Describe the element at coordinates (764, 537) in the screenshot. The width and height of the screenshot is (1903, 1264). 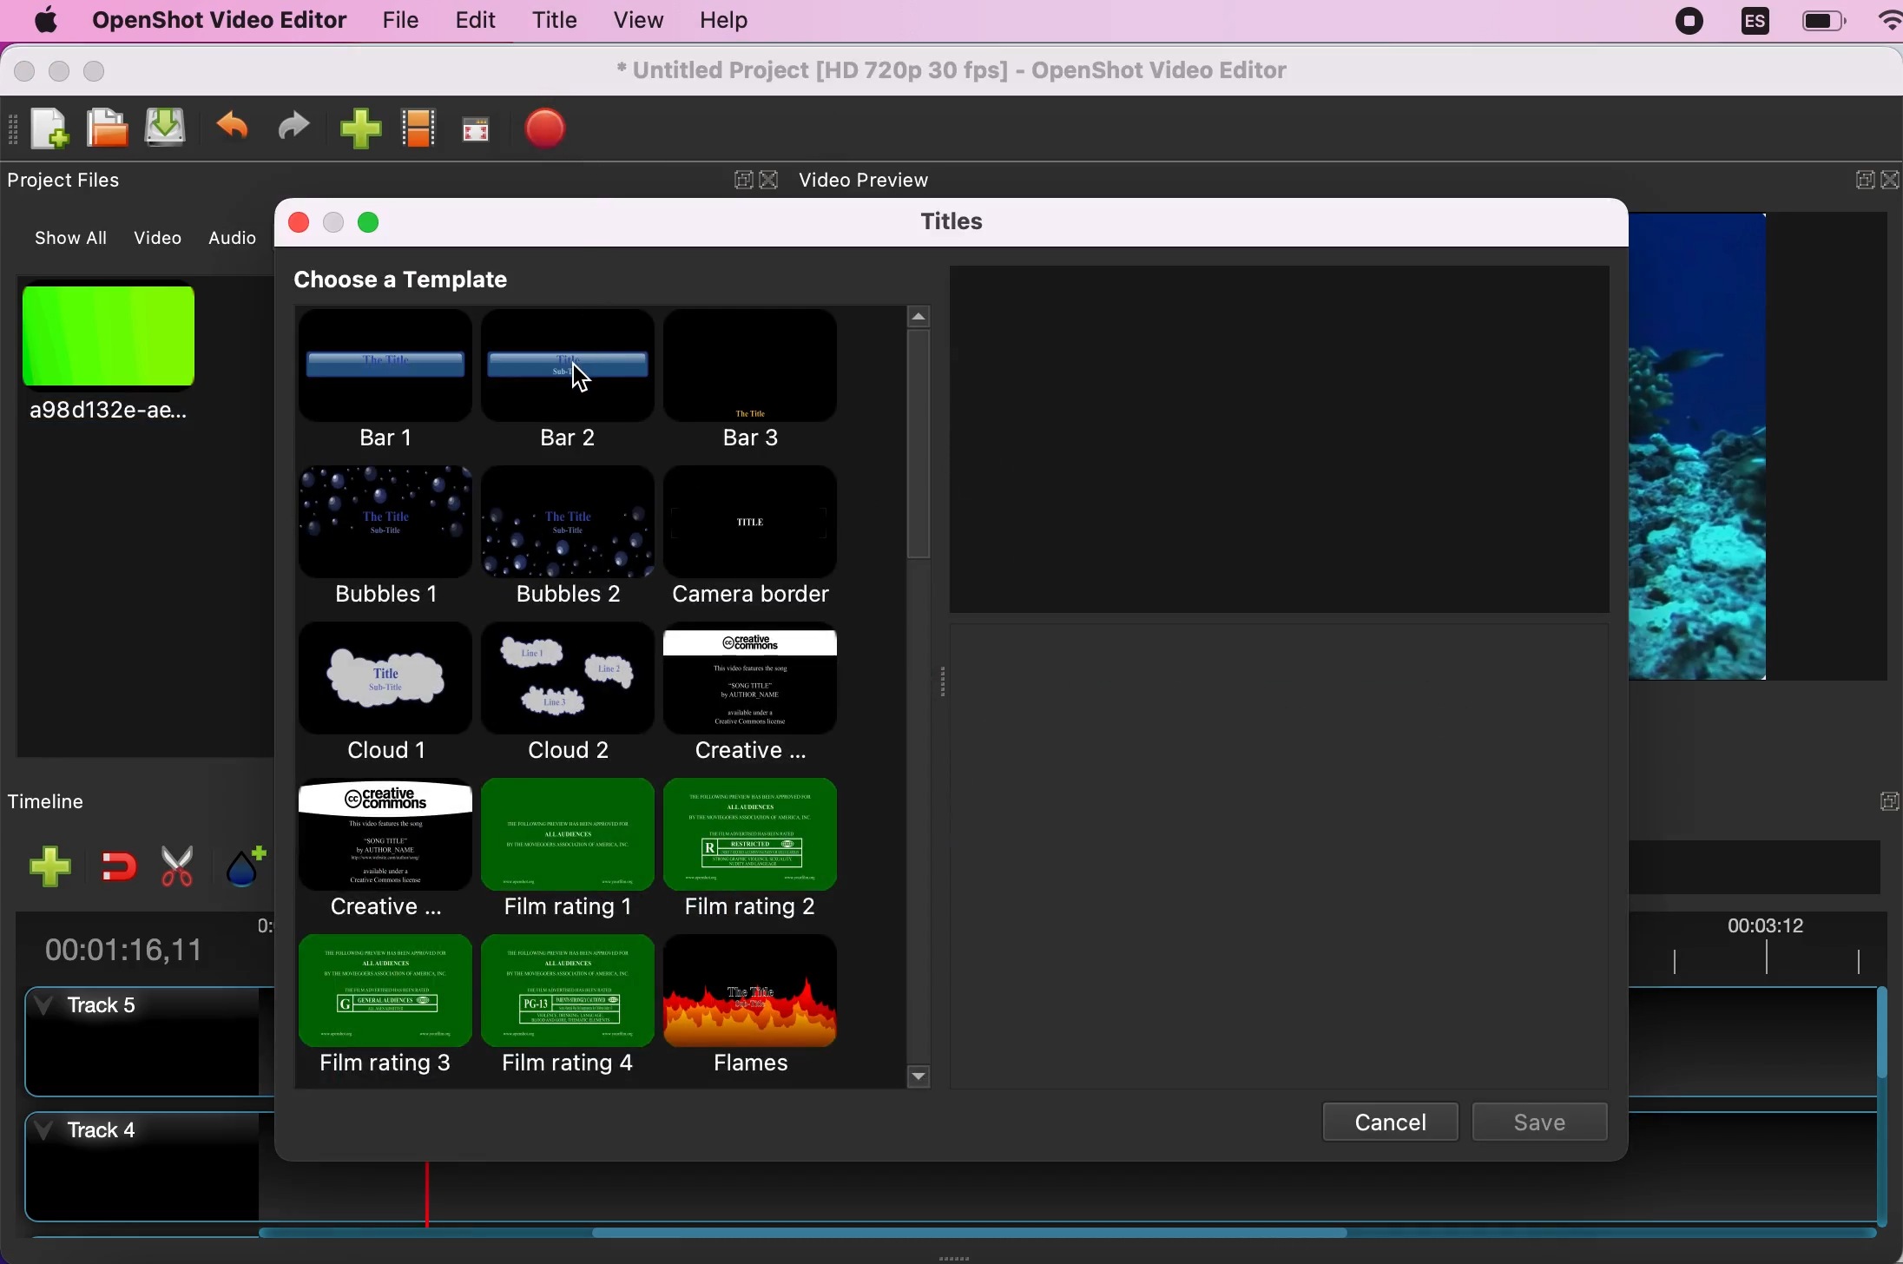
I see `camera border` at that location.